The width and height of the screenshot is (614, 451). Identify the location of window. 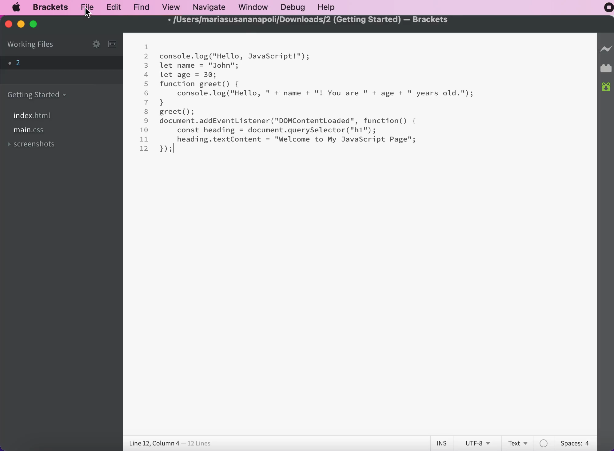
(252, 7).